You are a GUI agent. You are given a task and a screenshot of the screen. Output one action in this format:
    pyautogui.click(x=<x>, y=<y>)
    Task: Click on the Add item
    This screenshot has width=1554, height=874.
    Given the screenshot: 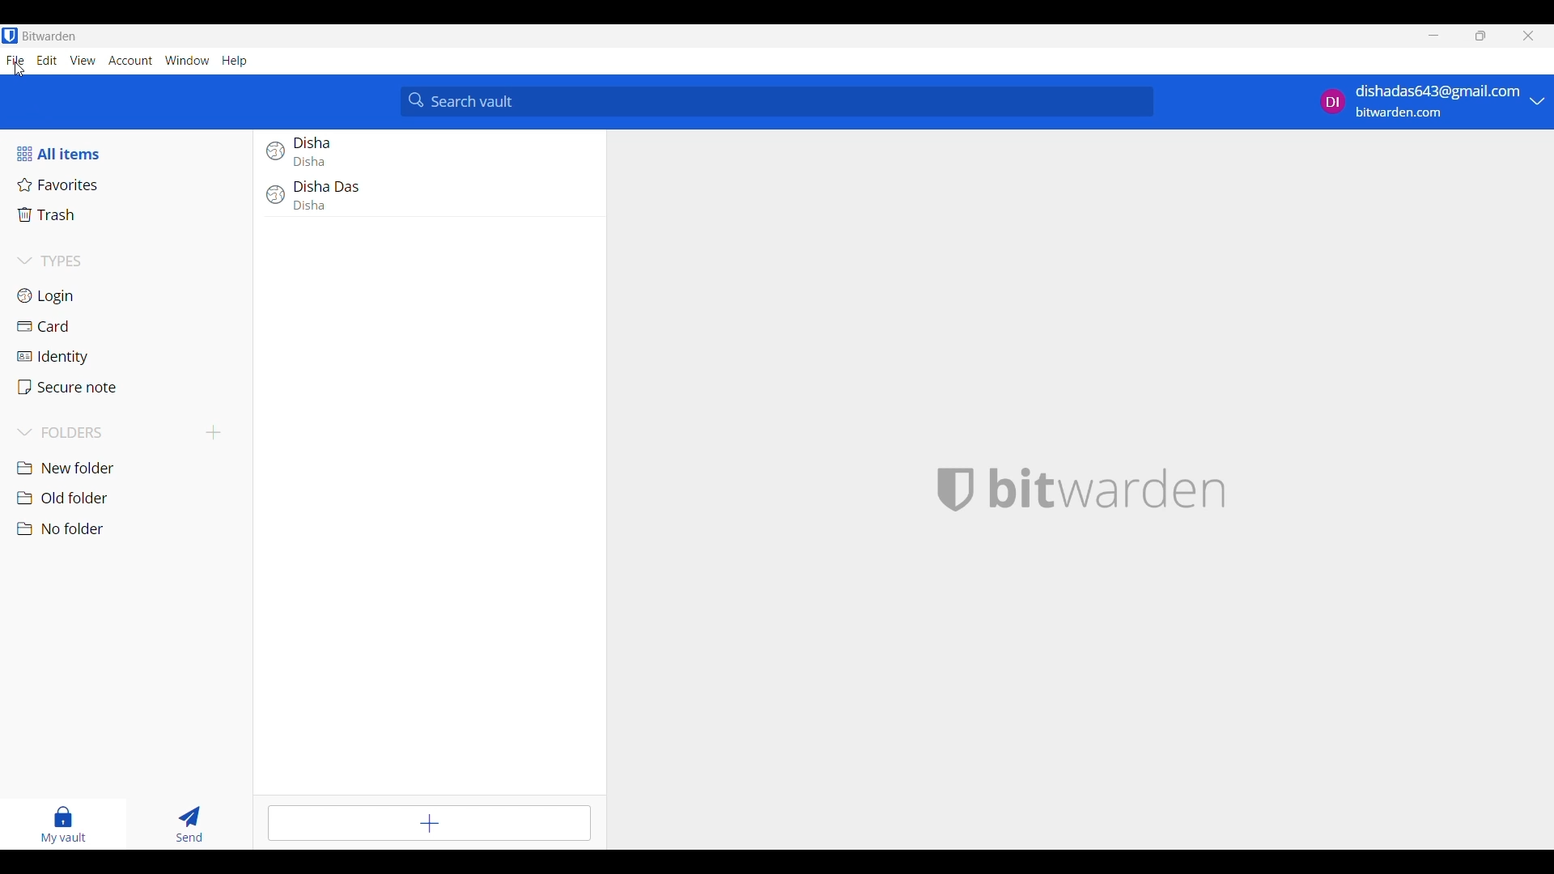 What is the action you would take?
    pyautogui.click(x=430, y=823)
    